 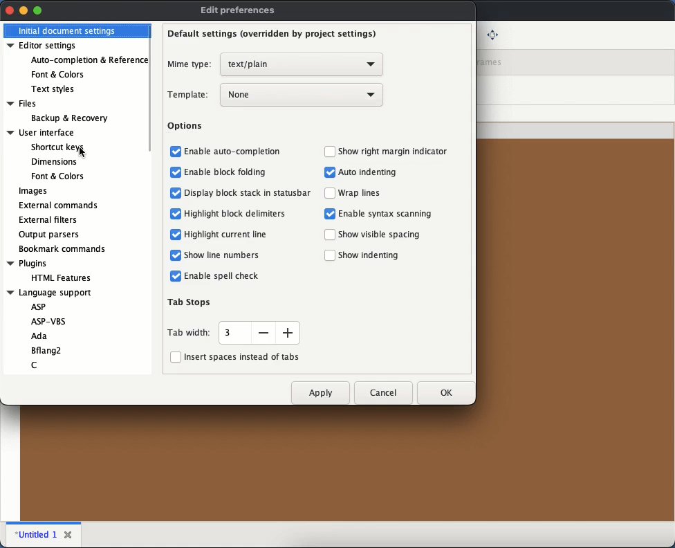 I want to click on -, so click(x=263, y=332).